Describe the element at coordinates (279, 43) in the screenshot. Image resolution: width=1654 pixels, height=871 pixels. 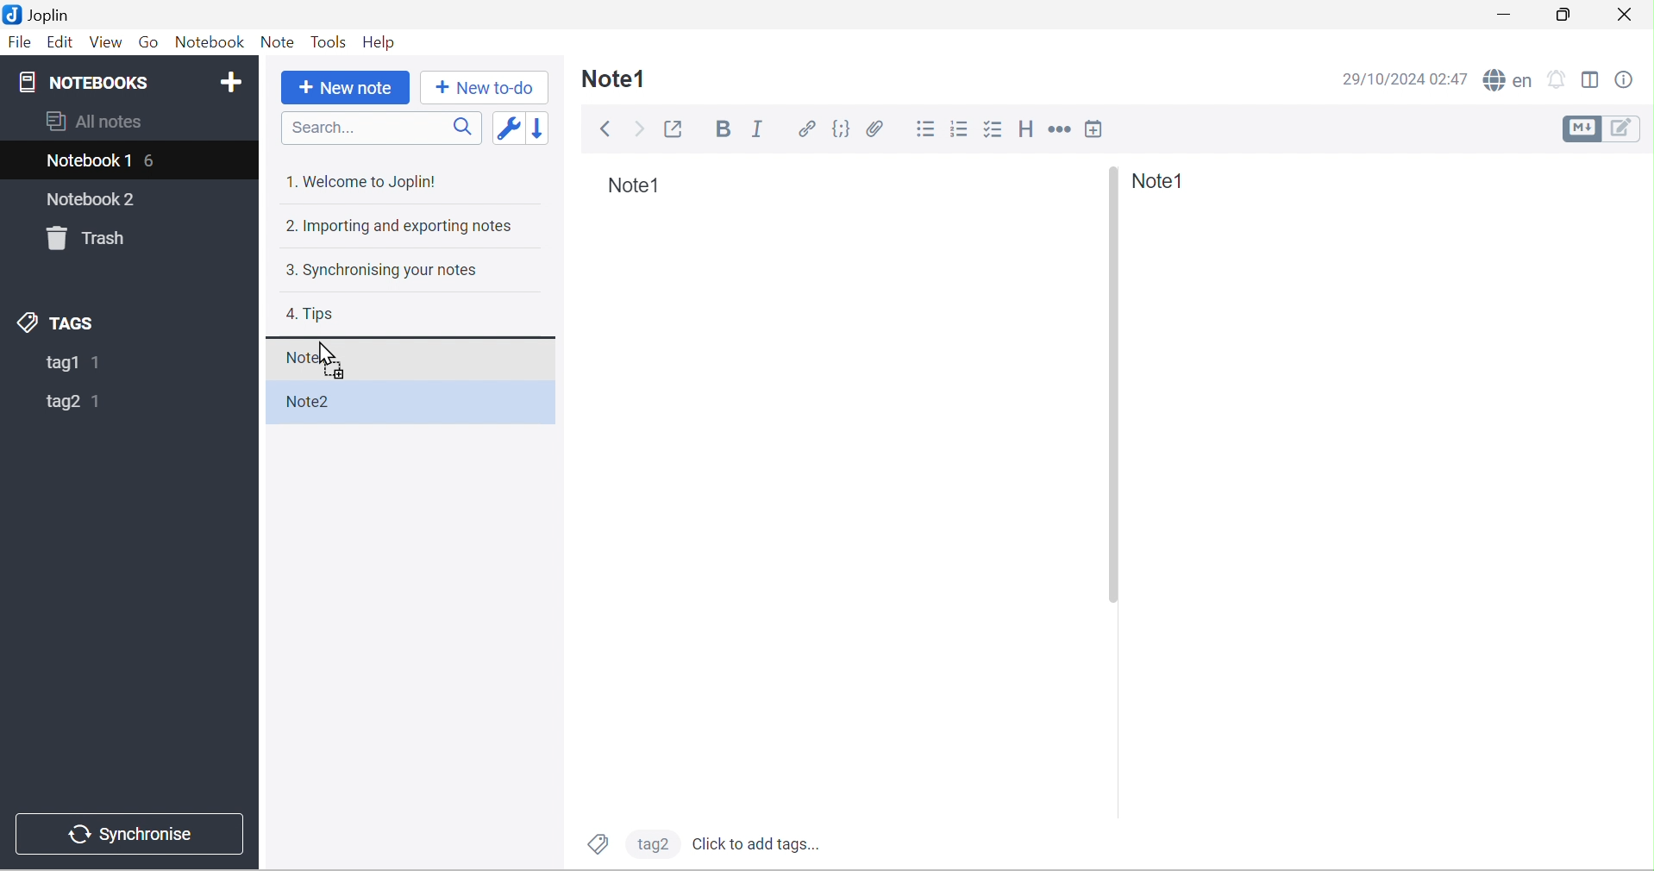
I see `Note` at that location.